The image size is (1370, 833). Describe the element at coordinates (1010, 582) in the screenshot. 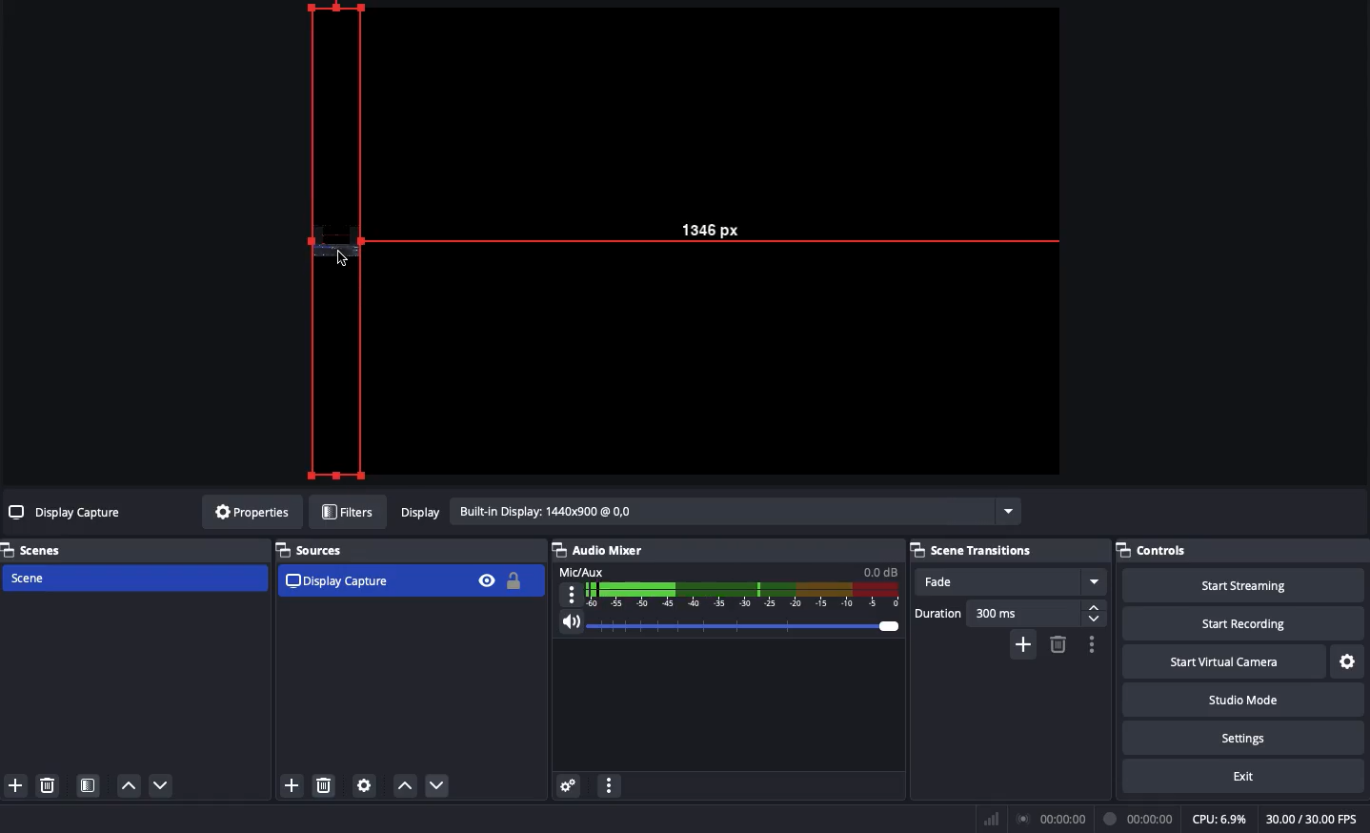

I see `Fade` at that location.